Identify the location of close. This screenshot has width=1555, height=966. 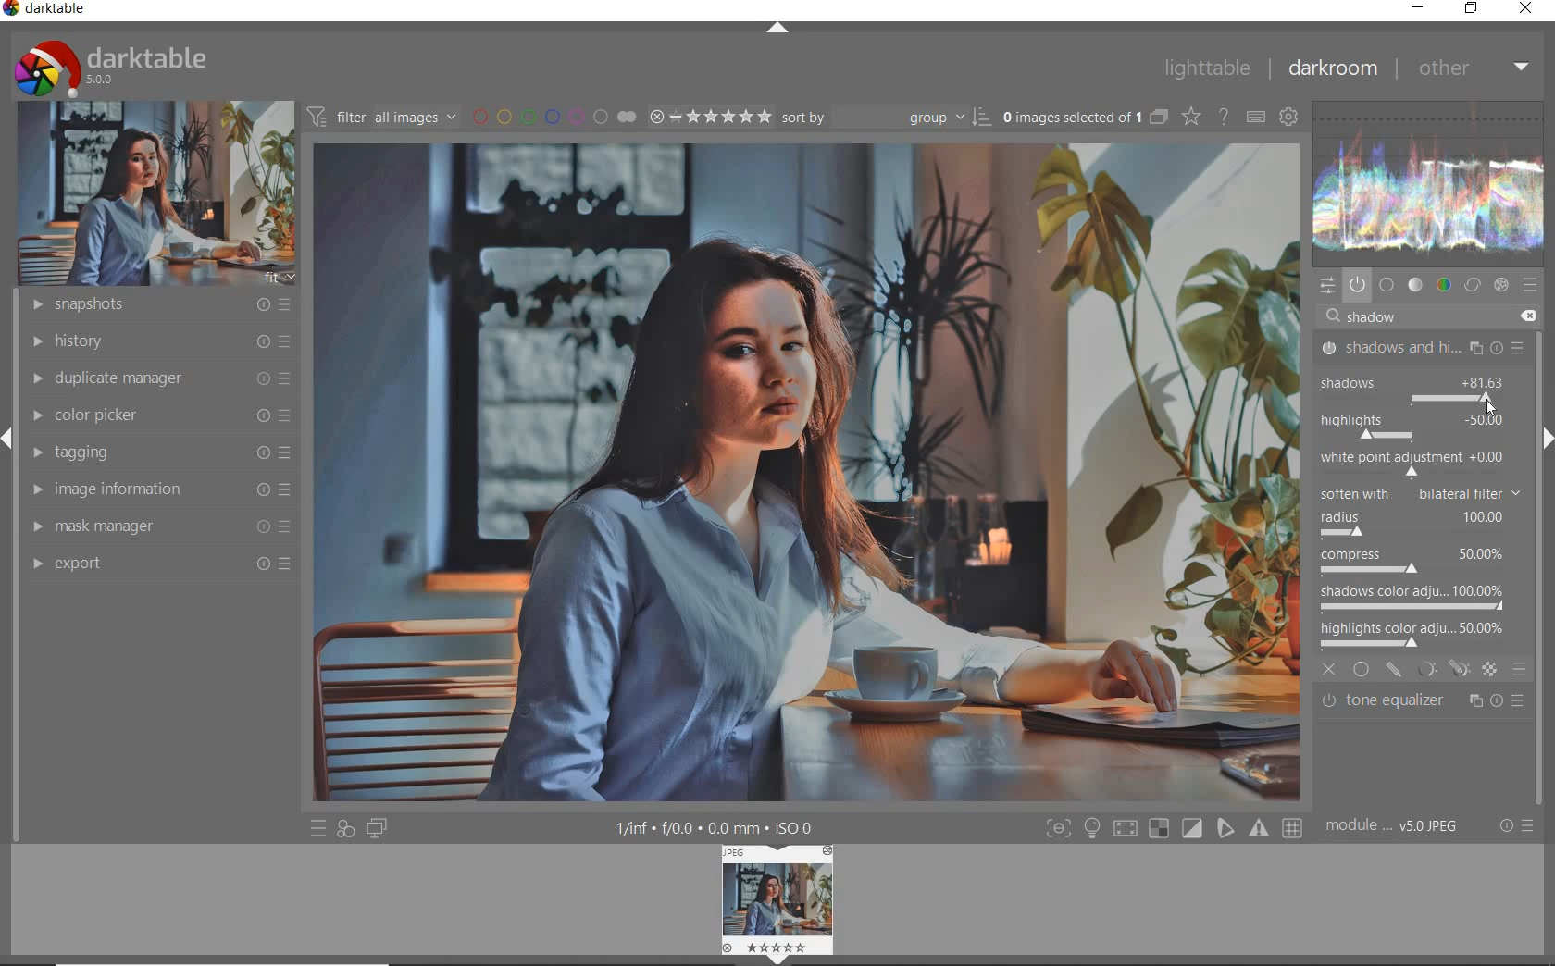
(1329, 667).